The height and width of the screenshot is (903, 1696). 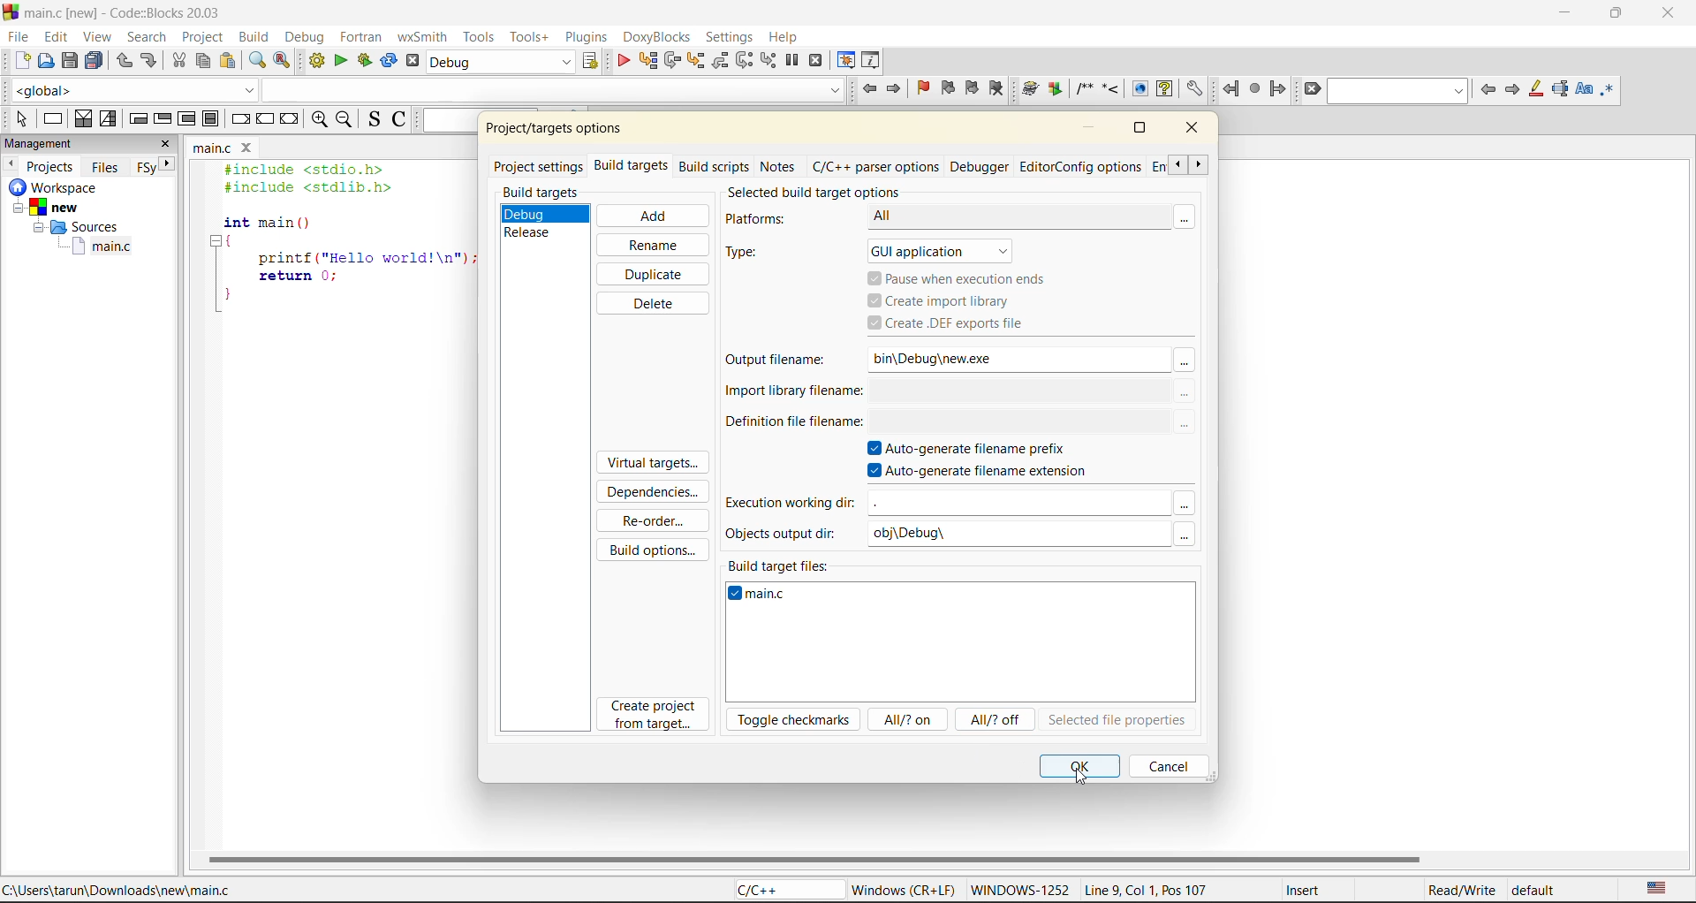 I want to click on close, so click(x=246, y=147).